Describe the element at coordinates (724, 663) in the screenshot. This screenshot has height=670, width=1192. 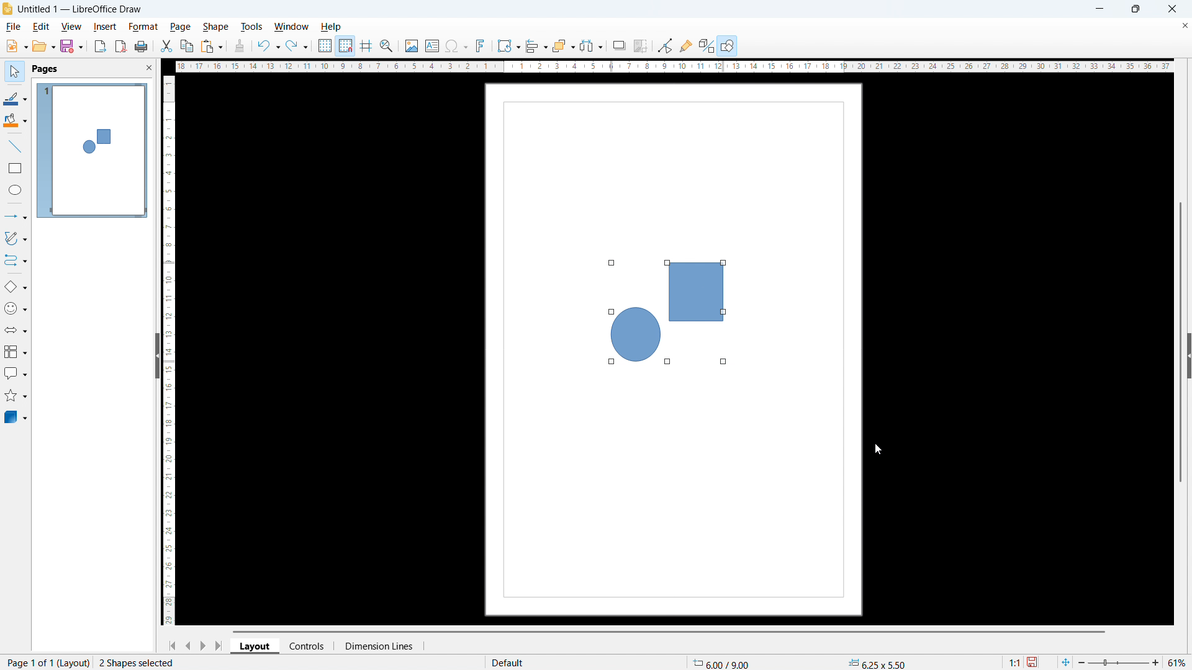
I see `cursor coordinate` at that location.